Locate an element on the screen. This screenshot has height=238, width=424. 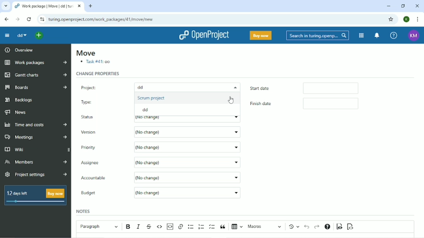
Vertical scrollbar is located at coordinates (421, 119).